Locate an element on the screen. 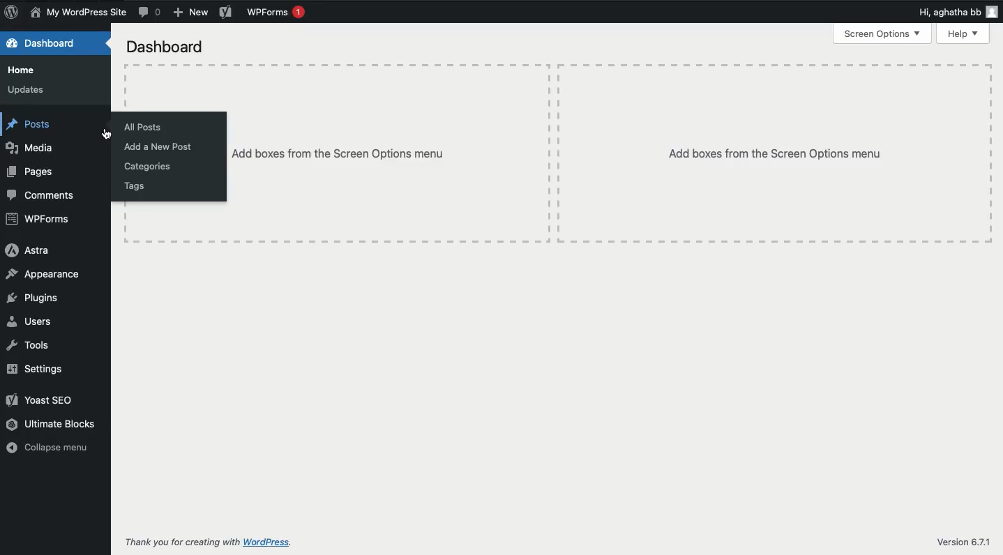 The height and width of the screenshot is (555, 1003). Media is located at coordinates (31, 149).